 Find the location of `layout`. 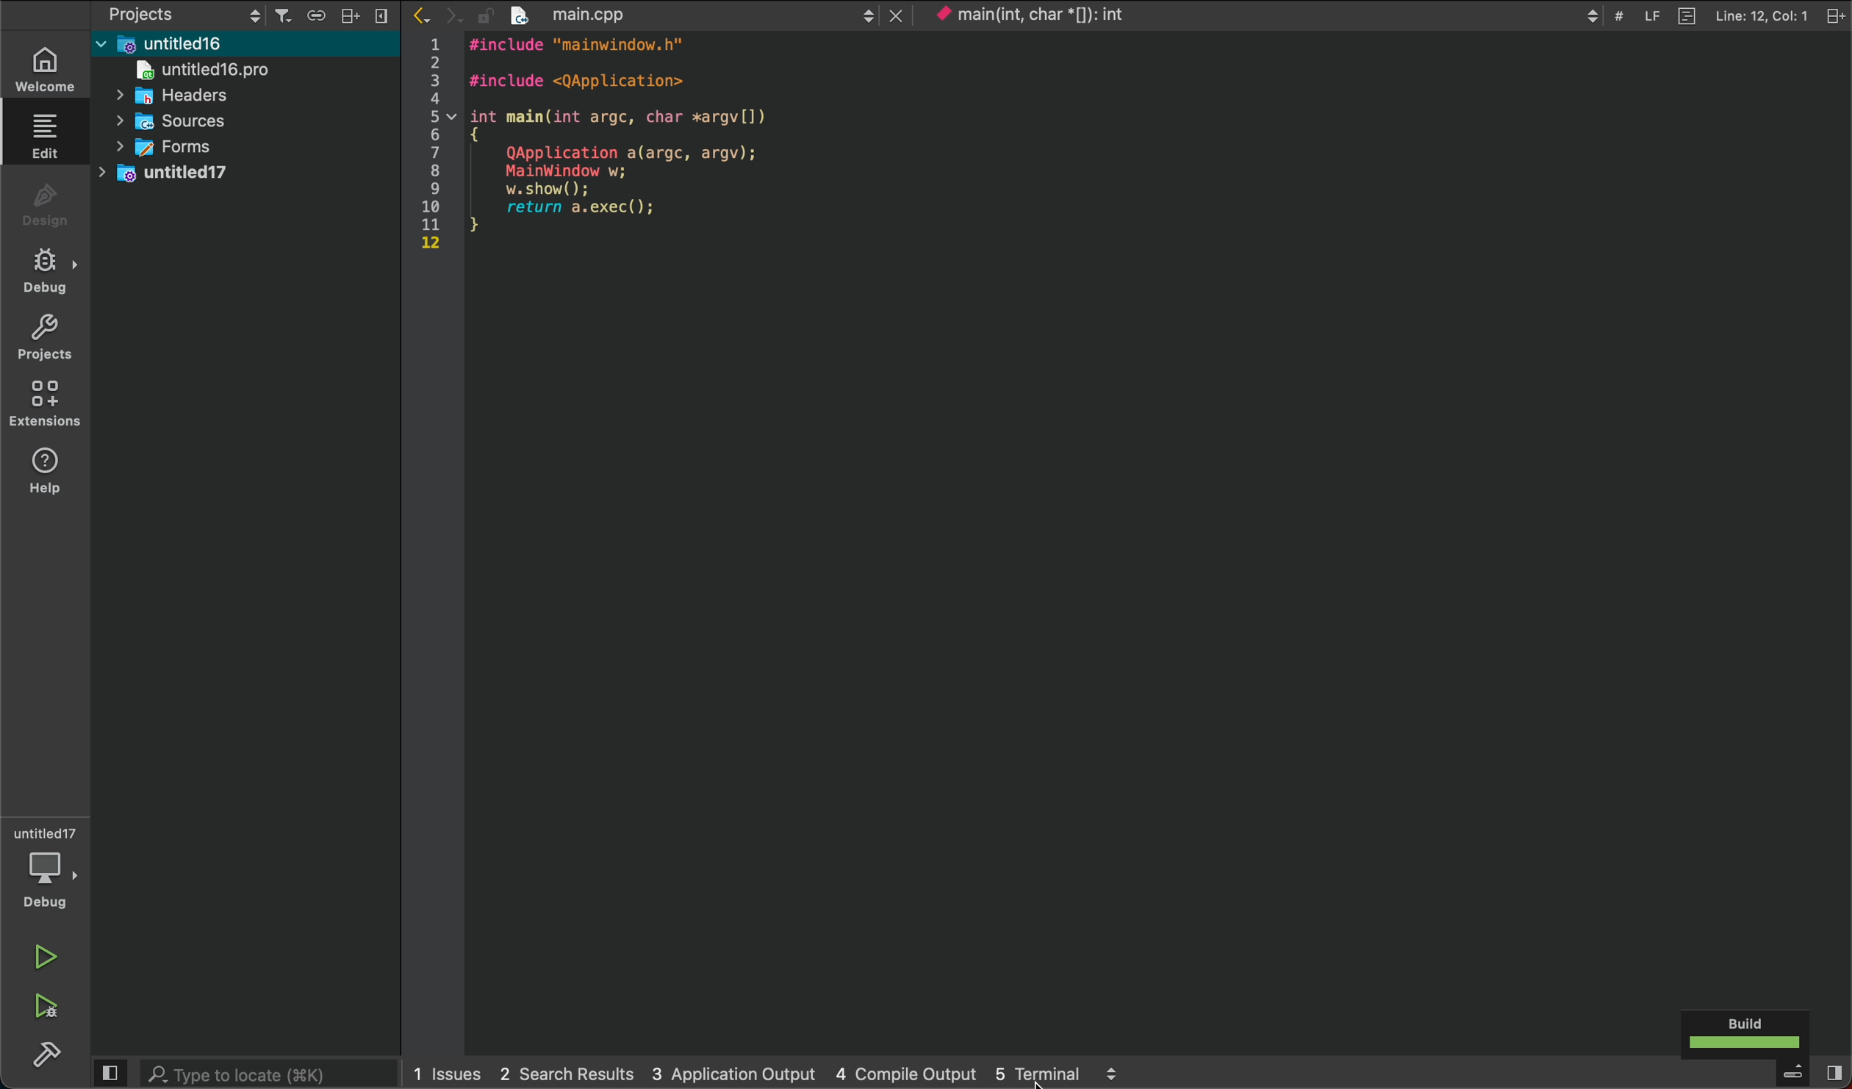

layout is located at coordinates (355, 13).